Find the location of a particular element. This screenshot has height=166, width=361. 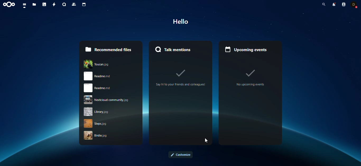

files is located at coordinates (35, 5).